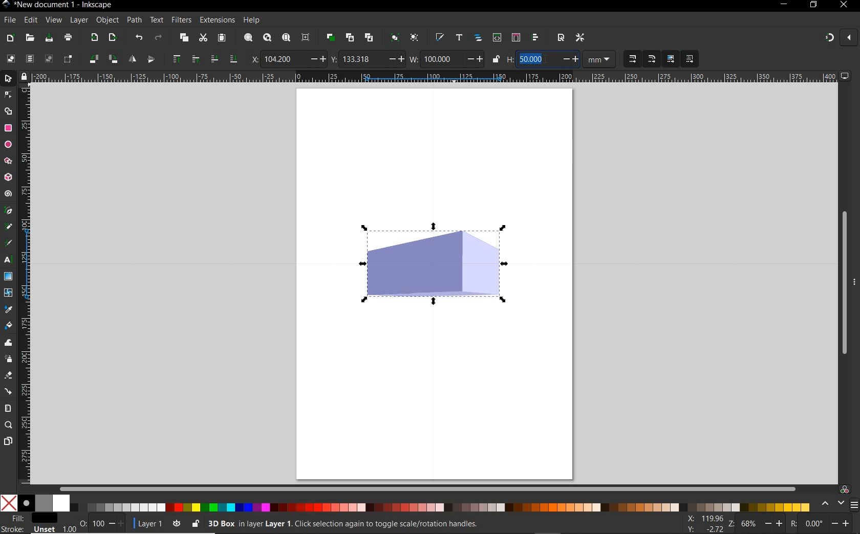  Describe the element at coordinates (9, 79) in the screenshot. I see `selector tool` at that location.